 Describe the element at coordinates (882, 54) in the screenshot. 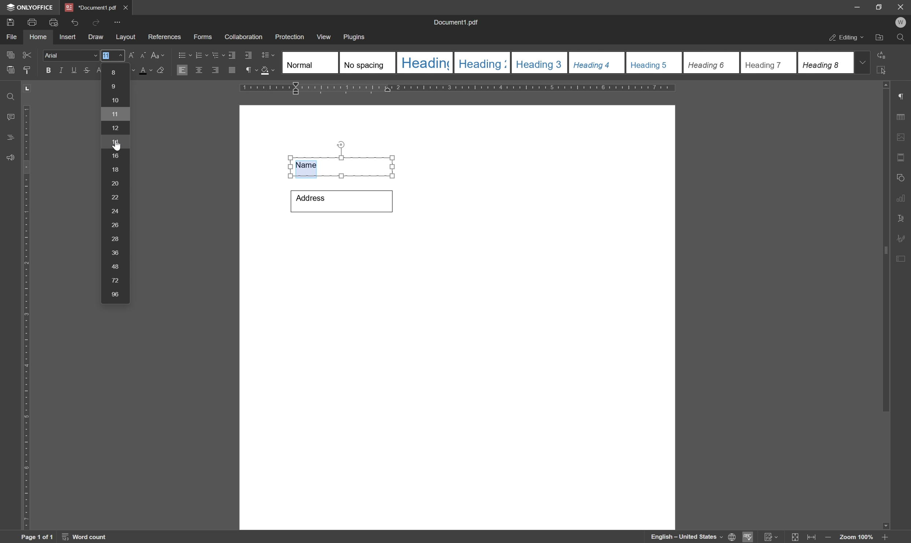

I see `replace` at that location.